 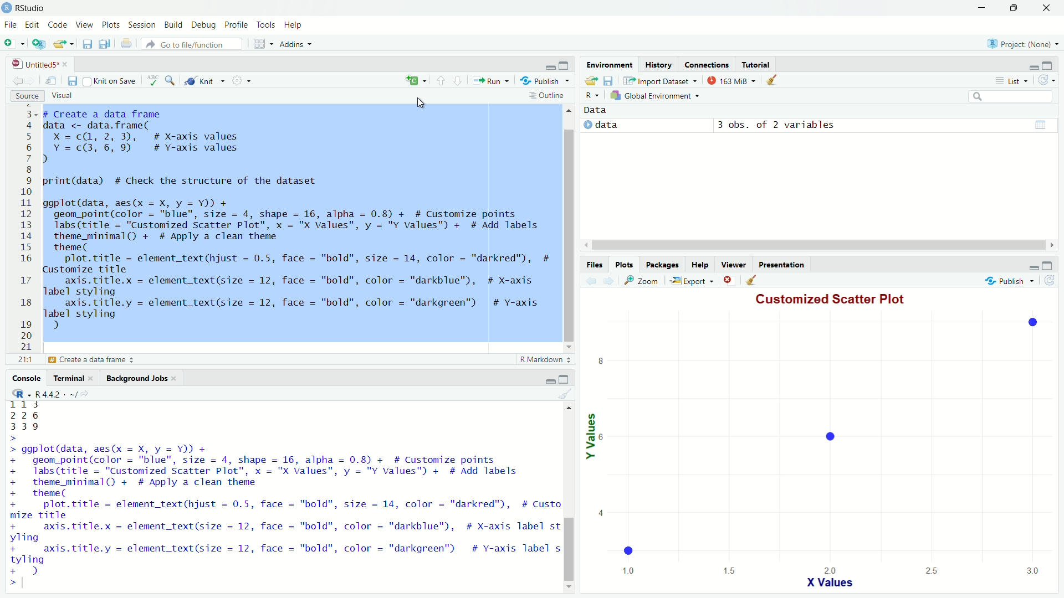 I want to click on Save file, so click(x=608, y=81).